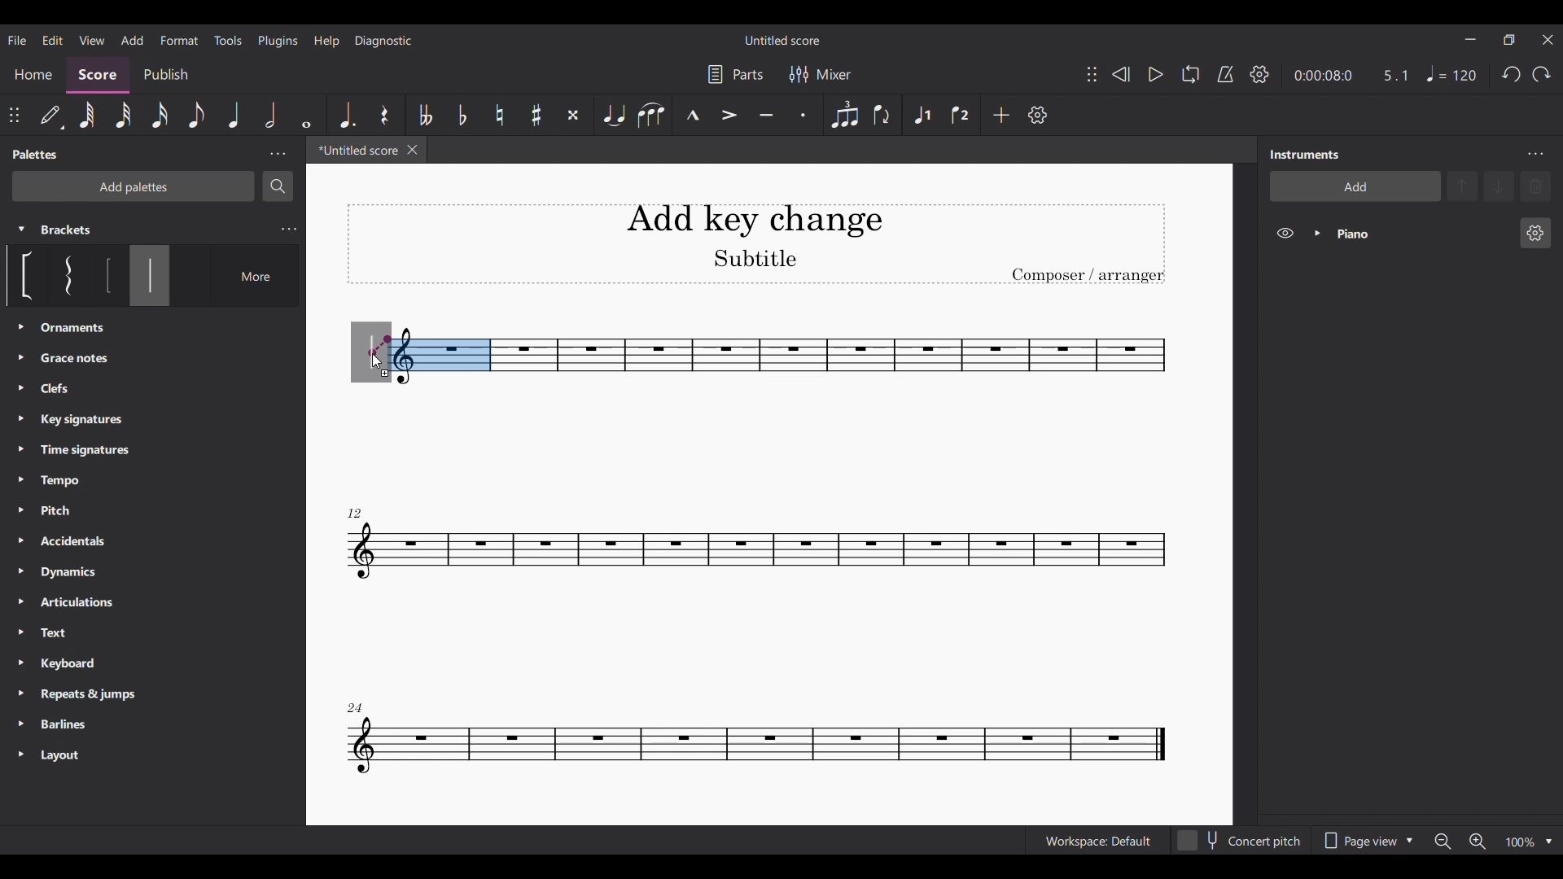  I want to click on Home section, so click(34, 74).